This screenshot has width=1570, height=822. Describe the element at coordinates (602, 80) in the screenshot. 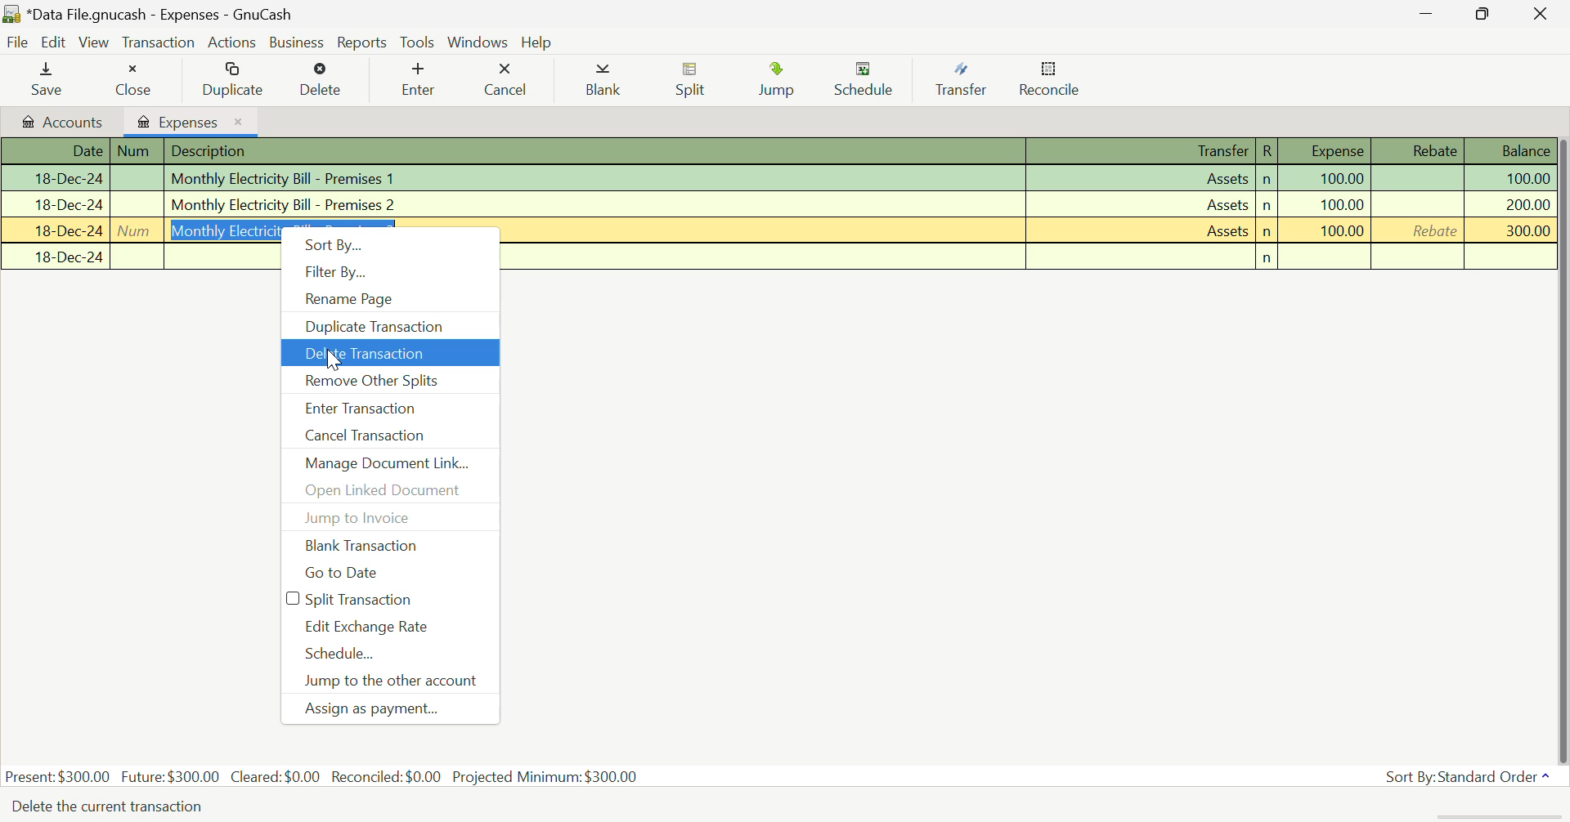

I see `Blank` at that location.